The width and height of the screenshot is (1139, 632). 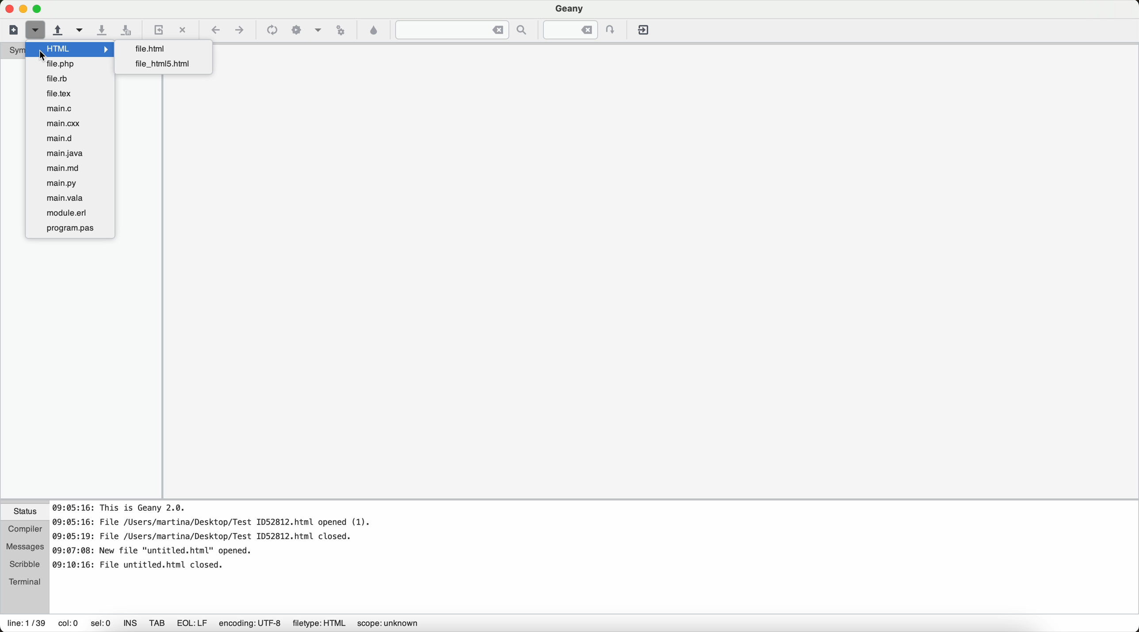 I want to click on compile the current file, so click(x=272, y=31).